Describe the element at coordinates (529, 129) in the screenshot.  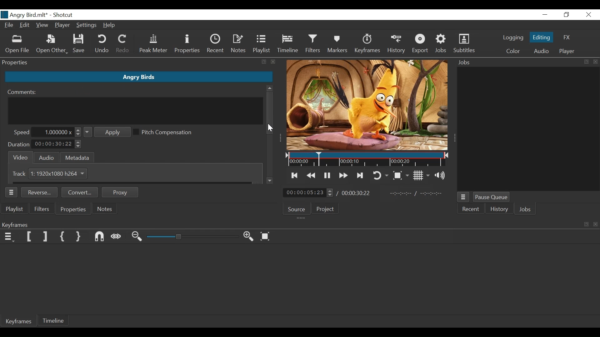
I see `Jobs Panel` at that location.